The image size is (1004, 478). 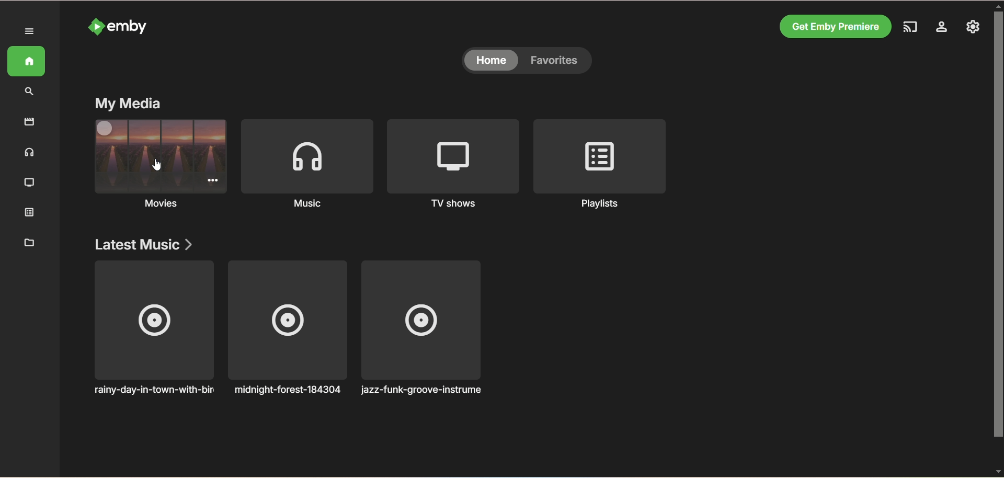 I want to click on cursor, so click(x=157, y=163).